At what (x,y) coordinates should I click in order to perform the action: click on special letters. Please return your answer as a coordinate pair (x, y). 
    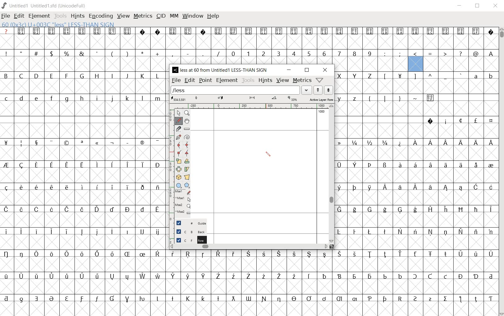
    Looking at the image, I should click on (416, 187).